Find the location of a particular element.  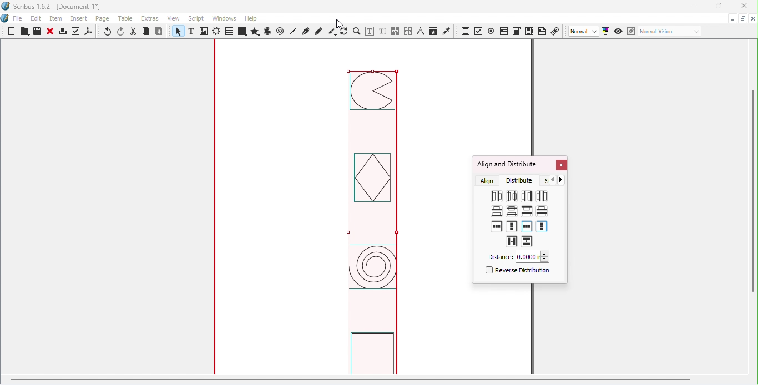

Make horizontal gaps between items equal is located at coordinates (542, 196).